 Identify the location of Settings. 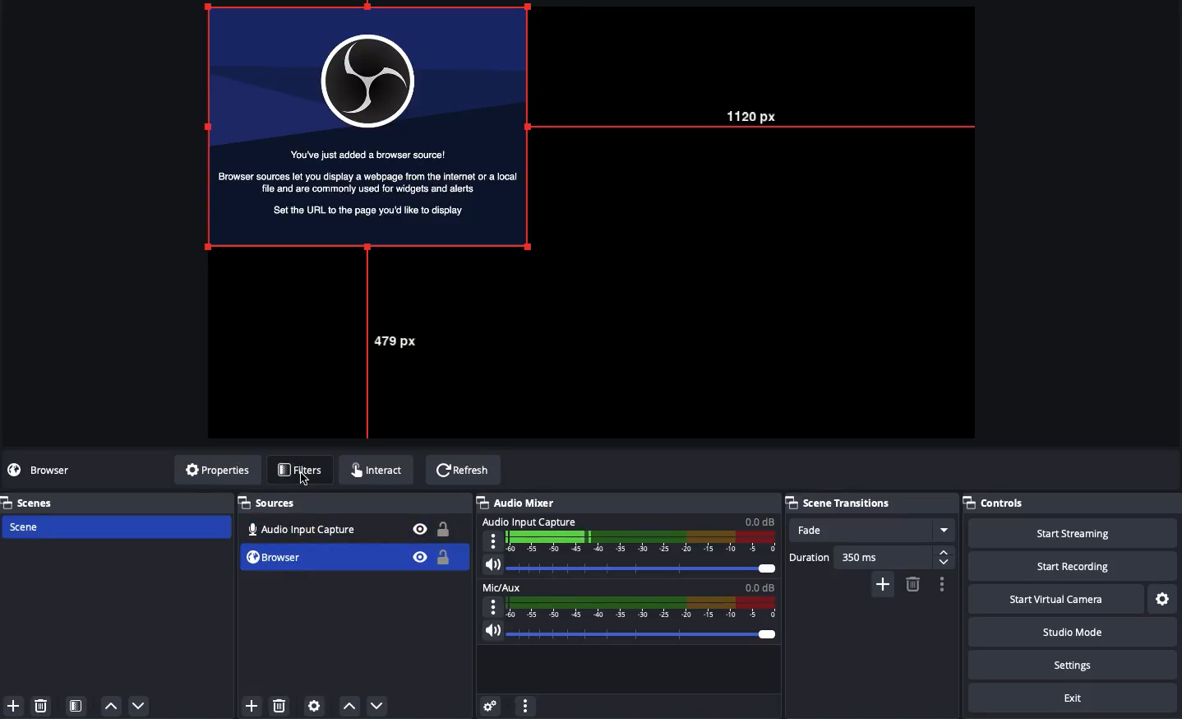
(1161, 600).